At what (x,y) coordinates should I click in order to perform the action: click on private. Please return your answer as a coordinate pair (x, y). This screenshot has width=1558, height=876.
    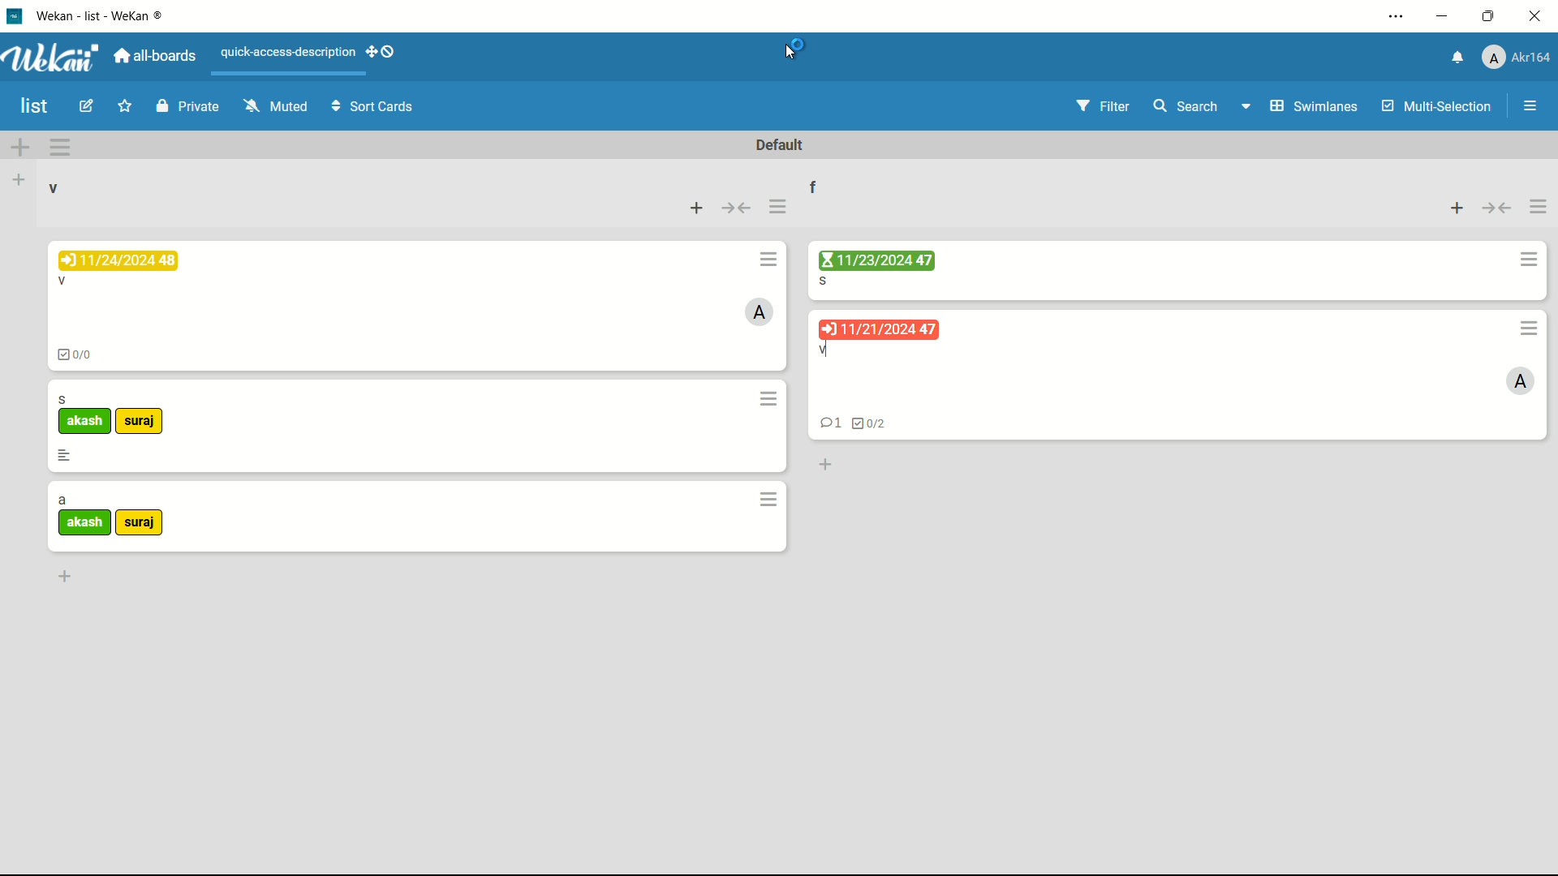
    Looking at the image, I should click on (191, 105).